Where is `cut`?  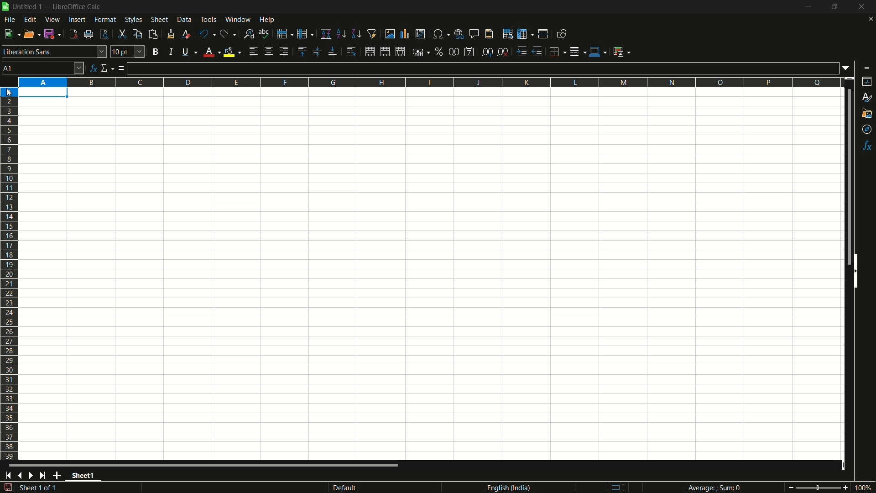 cut is located at coordinates (122, 34).